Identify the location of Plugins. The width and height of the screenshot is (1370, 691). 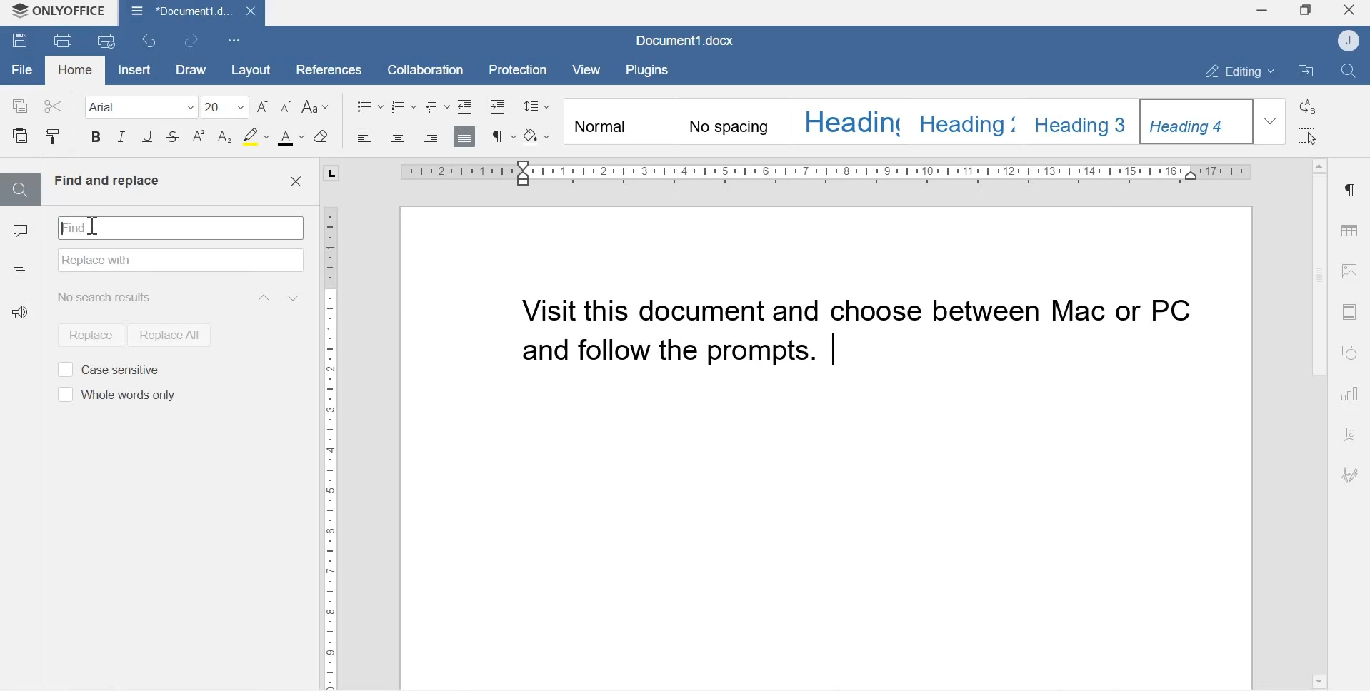
(651, 69).